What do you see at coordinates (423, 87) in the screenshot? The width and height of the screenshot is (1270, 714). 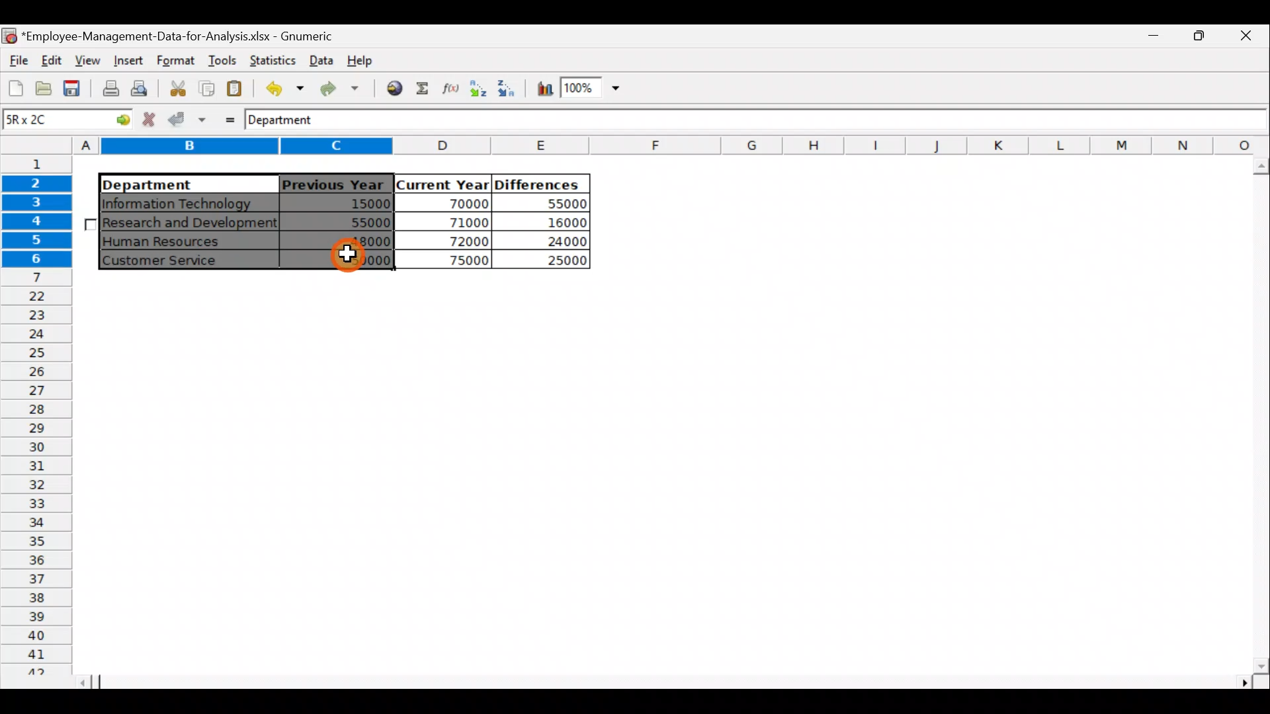 I see `Sum into the current cell` at bounding box center [423, 87].